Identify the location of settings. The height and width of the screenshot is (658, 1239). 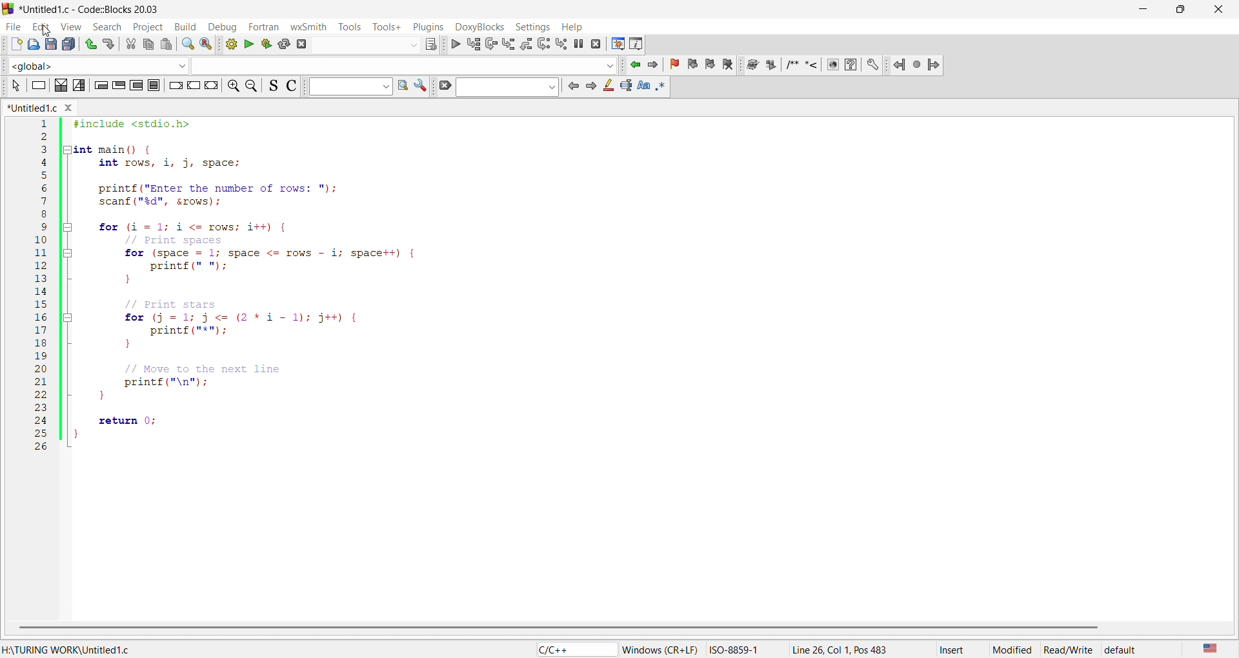
(532, 24).